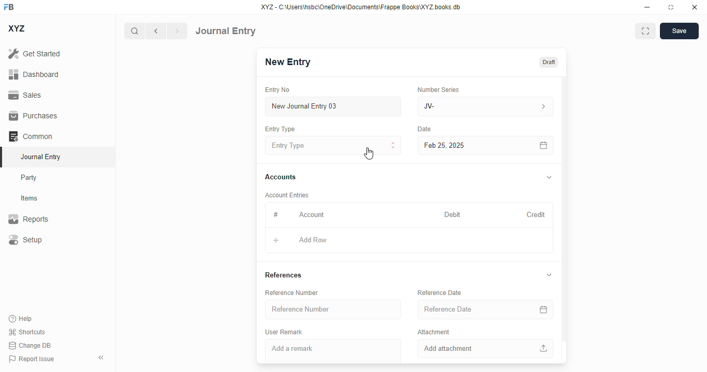 This screenshot has height=372, width=707. I want to click on number series information, so click(542, 107).